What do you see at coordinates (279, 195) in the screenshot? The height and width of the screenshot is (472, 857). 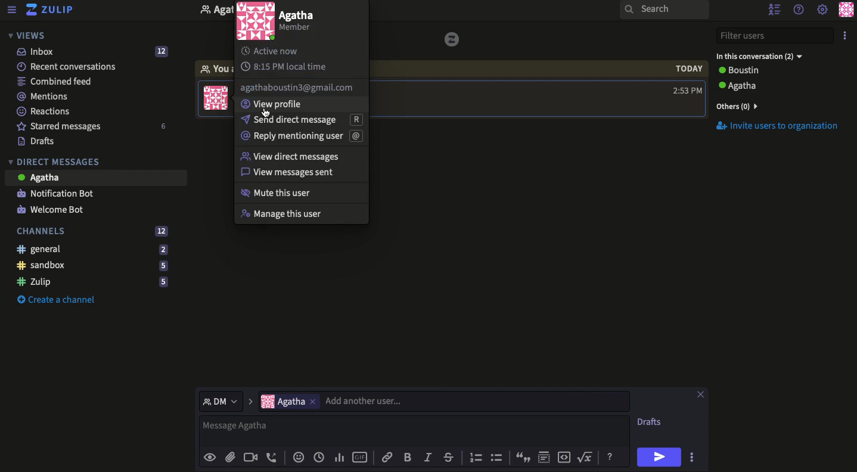 I see `Mute` at bounding box center [279, 195].